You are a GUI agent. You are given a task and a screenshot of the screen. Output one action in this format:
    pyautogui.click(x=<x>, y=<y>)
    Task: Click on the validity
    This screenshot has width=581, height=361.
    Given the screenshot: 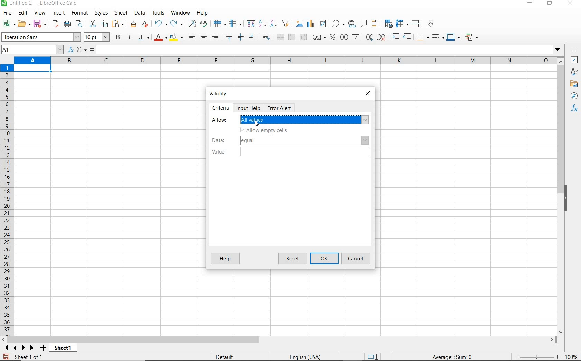 What is the action you would take?
    pyautogui.click(x=220, y=93)
    